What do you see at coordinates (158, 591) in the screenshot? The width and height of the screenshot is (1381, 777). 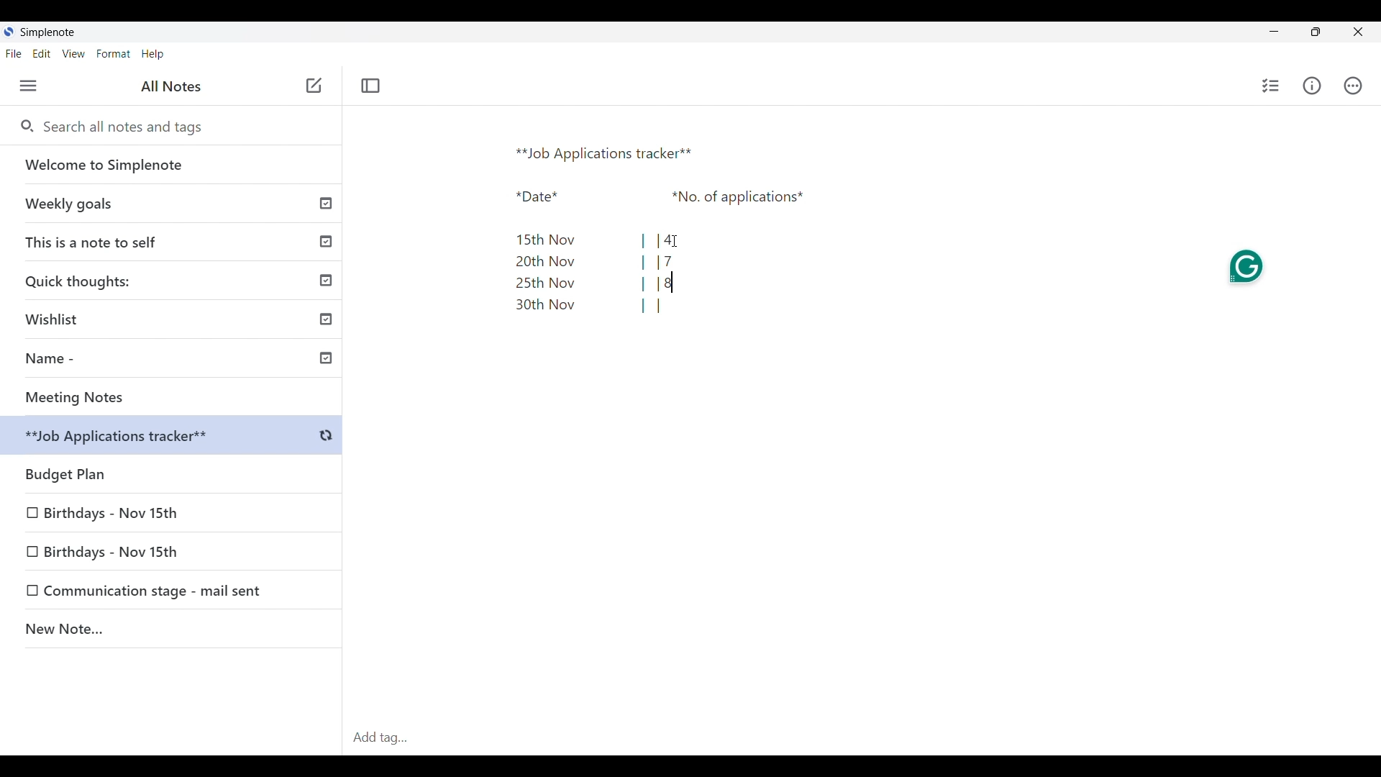 I see `Communication stage - mail sent` at bounding box center [158, 591].